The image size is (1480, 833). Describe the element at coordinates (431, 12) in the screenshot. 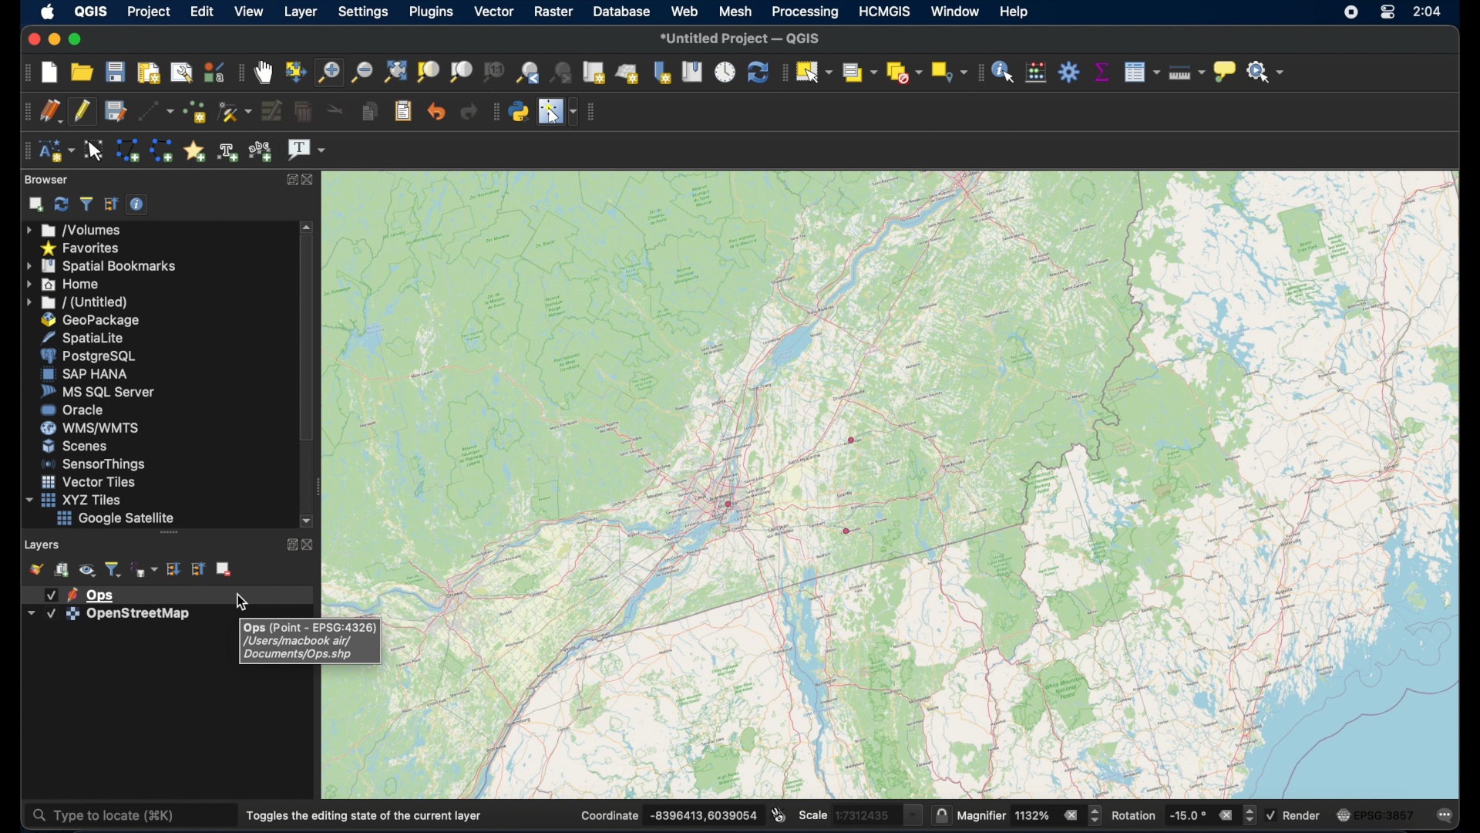

I see `plugins` at that location.